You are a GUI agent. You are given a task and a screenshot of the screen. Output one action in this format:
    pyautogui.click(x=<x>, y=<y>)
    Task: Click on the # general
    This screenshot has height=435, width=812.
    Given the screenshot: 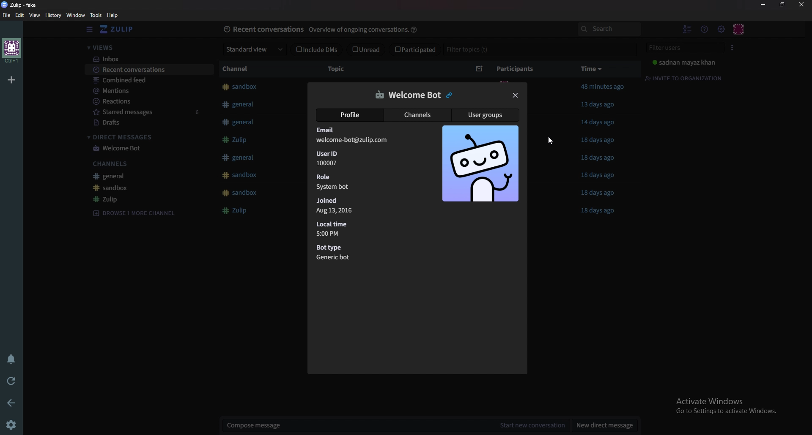 What is the action you would take?
    pyautogui.click(x=239, y=157)
    